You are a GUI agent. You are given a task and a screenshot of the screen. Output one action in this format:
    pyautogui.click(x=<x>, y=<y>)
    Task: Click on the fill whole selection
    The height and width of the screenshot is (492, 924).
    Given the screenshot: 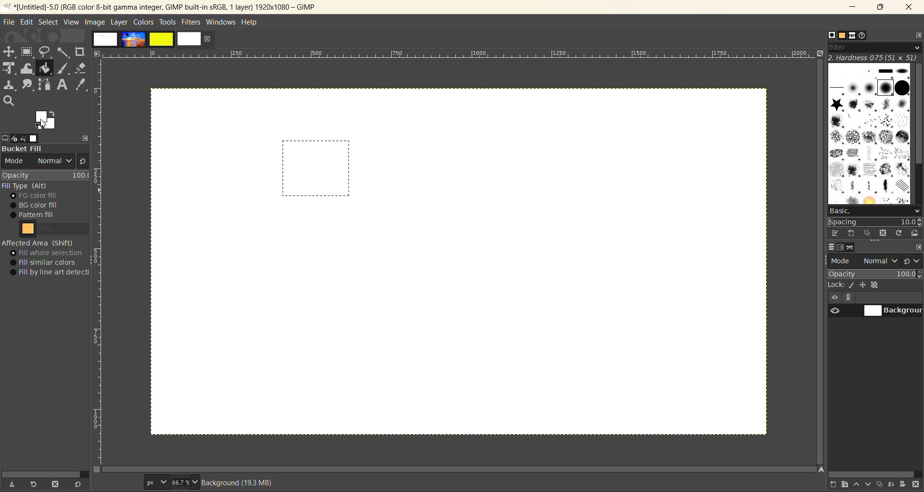 What is the action you would take?
    pyautogui.click(x=50, y=253)
    